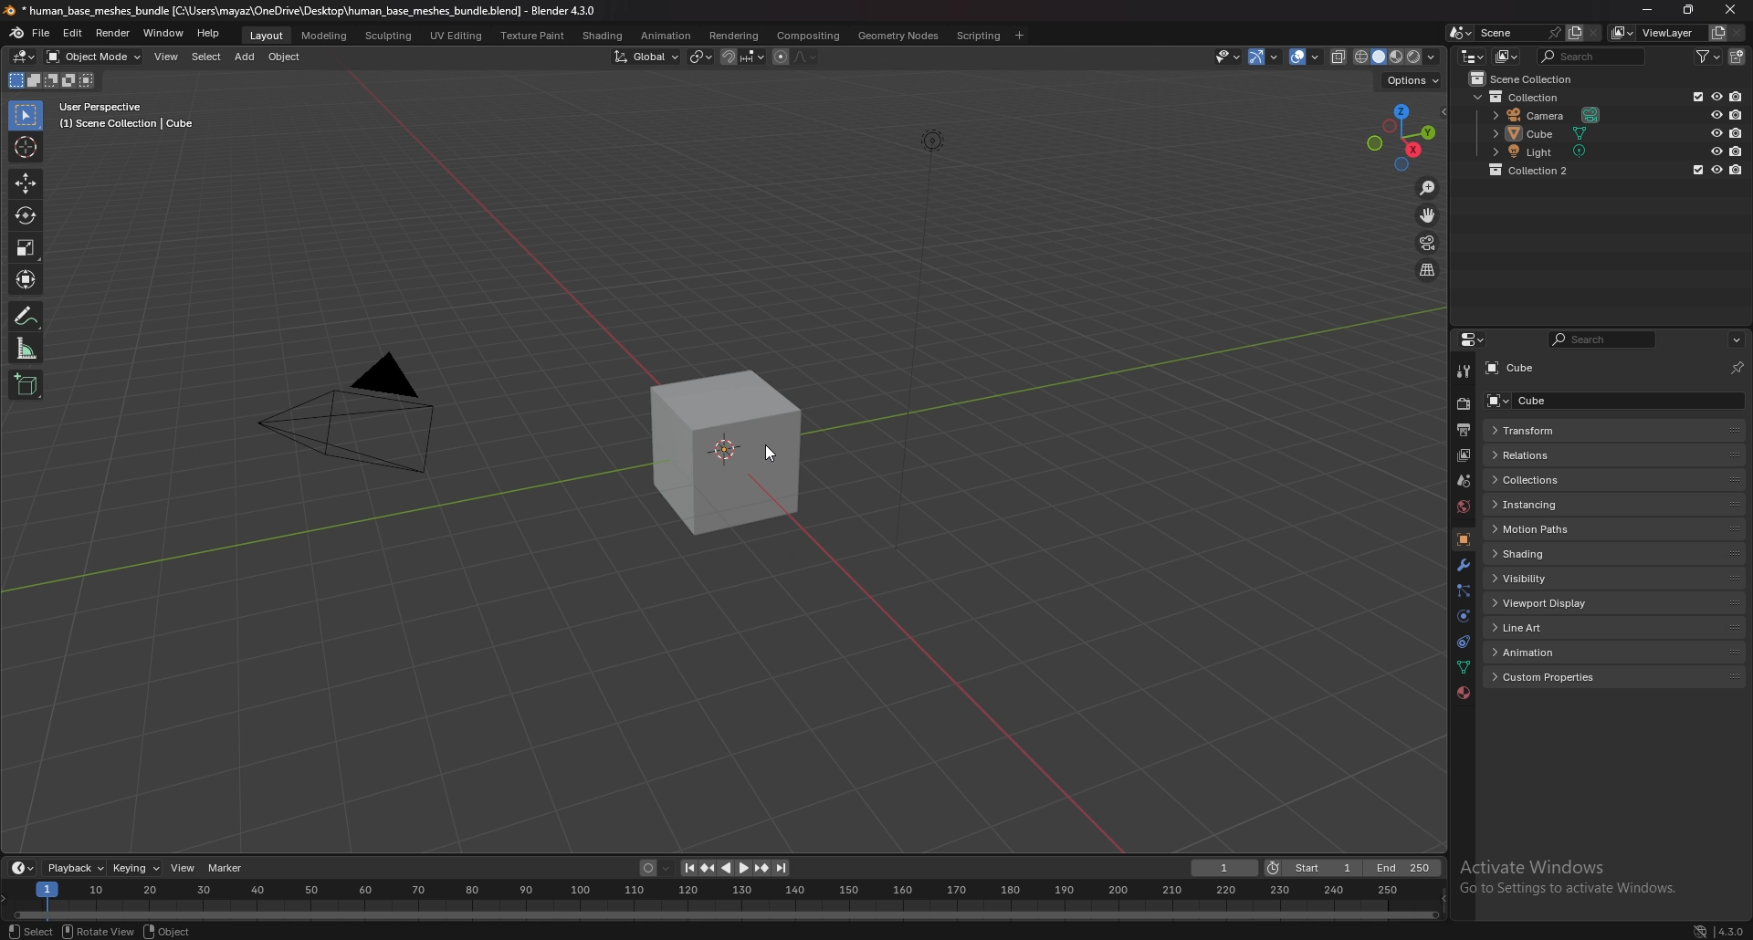  Describe the element at coordinates (1431, 214) in the screenshot. I see `move` at that location.